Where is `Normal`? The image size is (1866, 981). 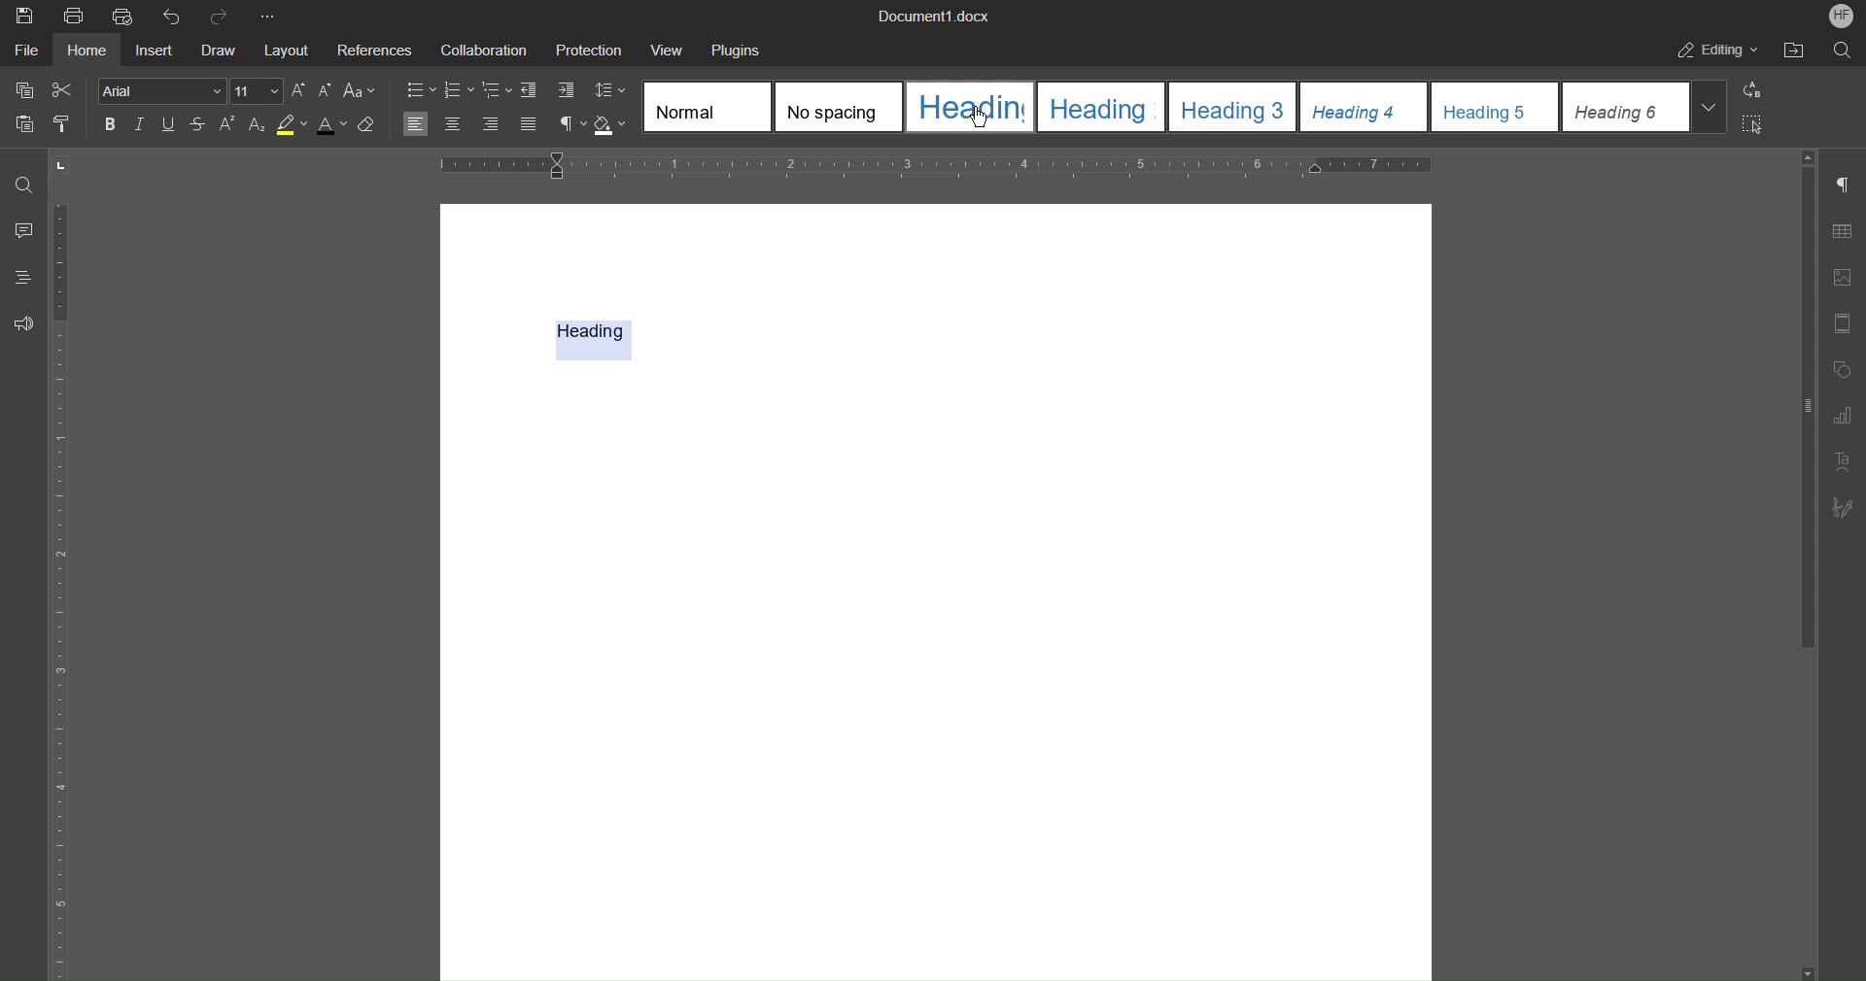 Normal is located at coordinates (700, 106).